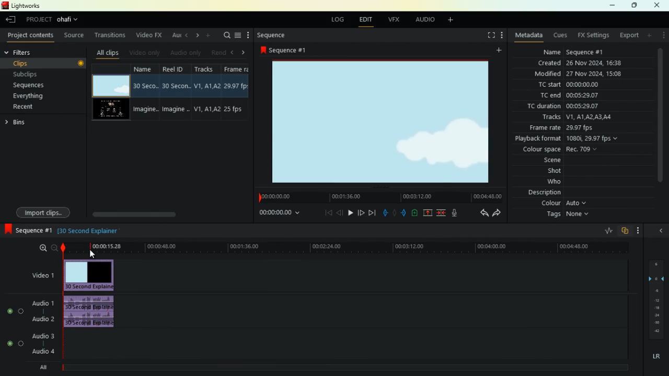 This screenshot has width=669, height=376. What do you see at coordinates (583, 149) in the screenshot?
I see ` Rec. 709 ` at bounding box center [583, 149].